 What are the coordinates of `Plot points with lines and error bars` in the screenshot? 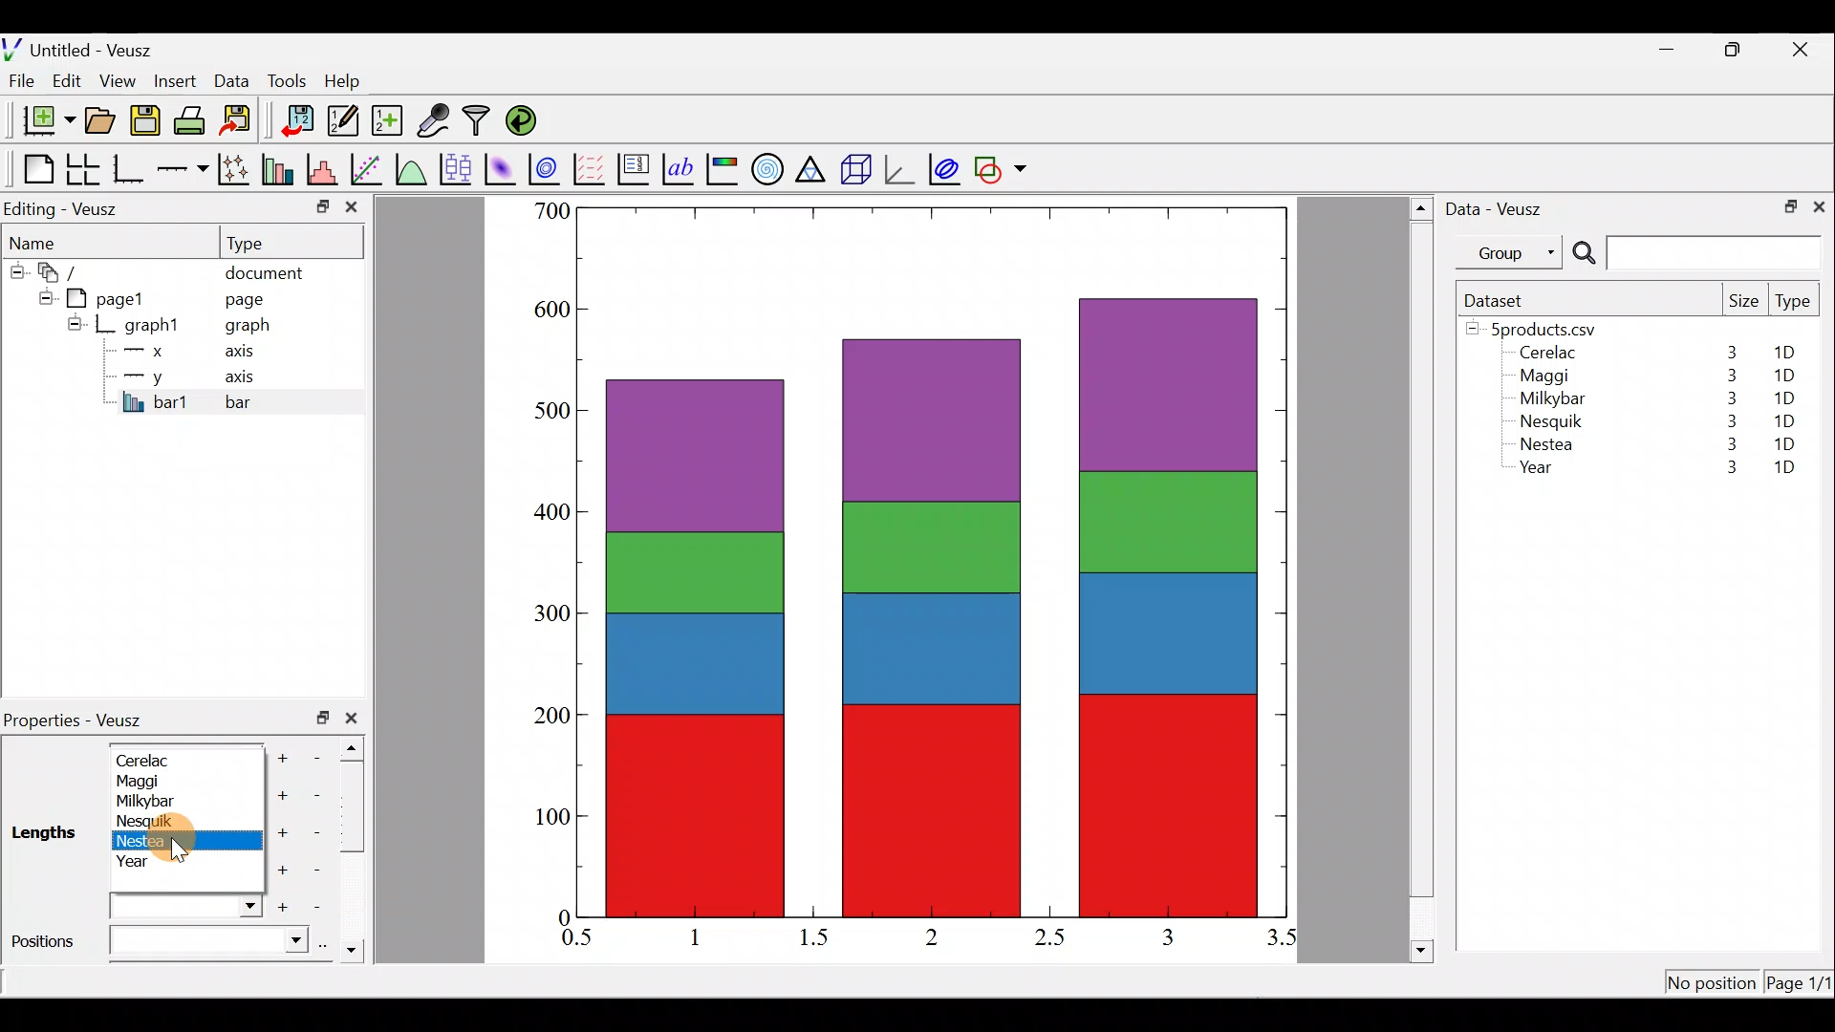 It's located at (237, 170).